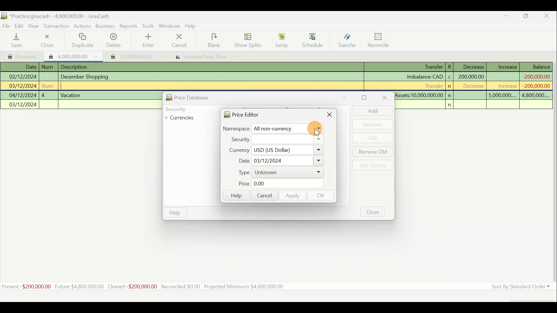  I want to click on Transaction, so click(58, 27).